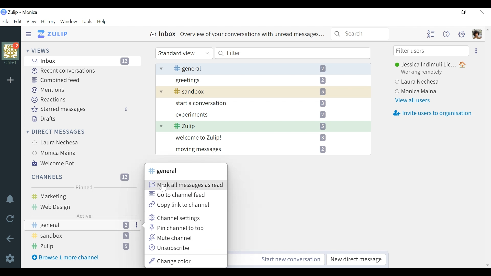 This screenshot has height=276, width=491. I want to click on Inbox Overview of your conversations with unread messages..., so click(237, 34).